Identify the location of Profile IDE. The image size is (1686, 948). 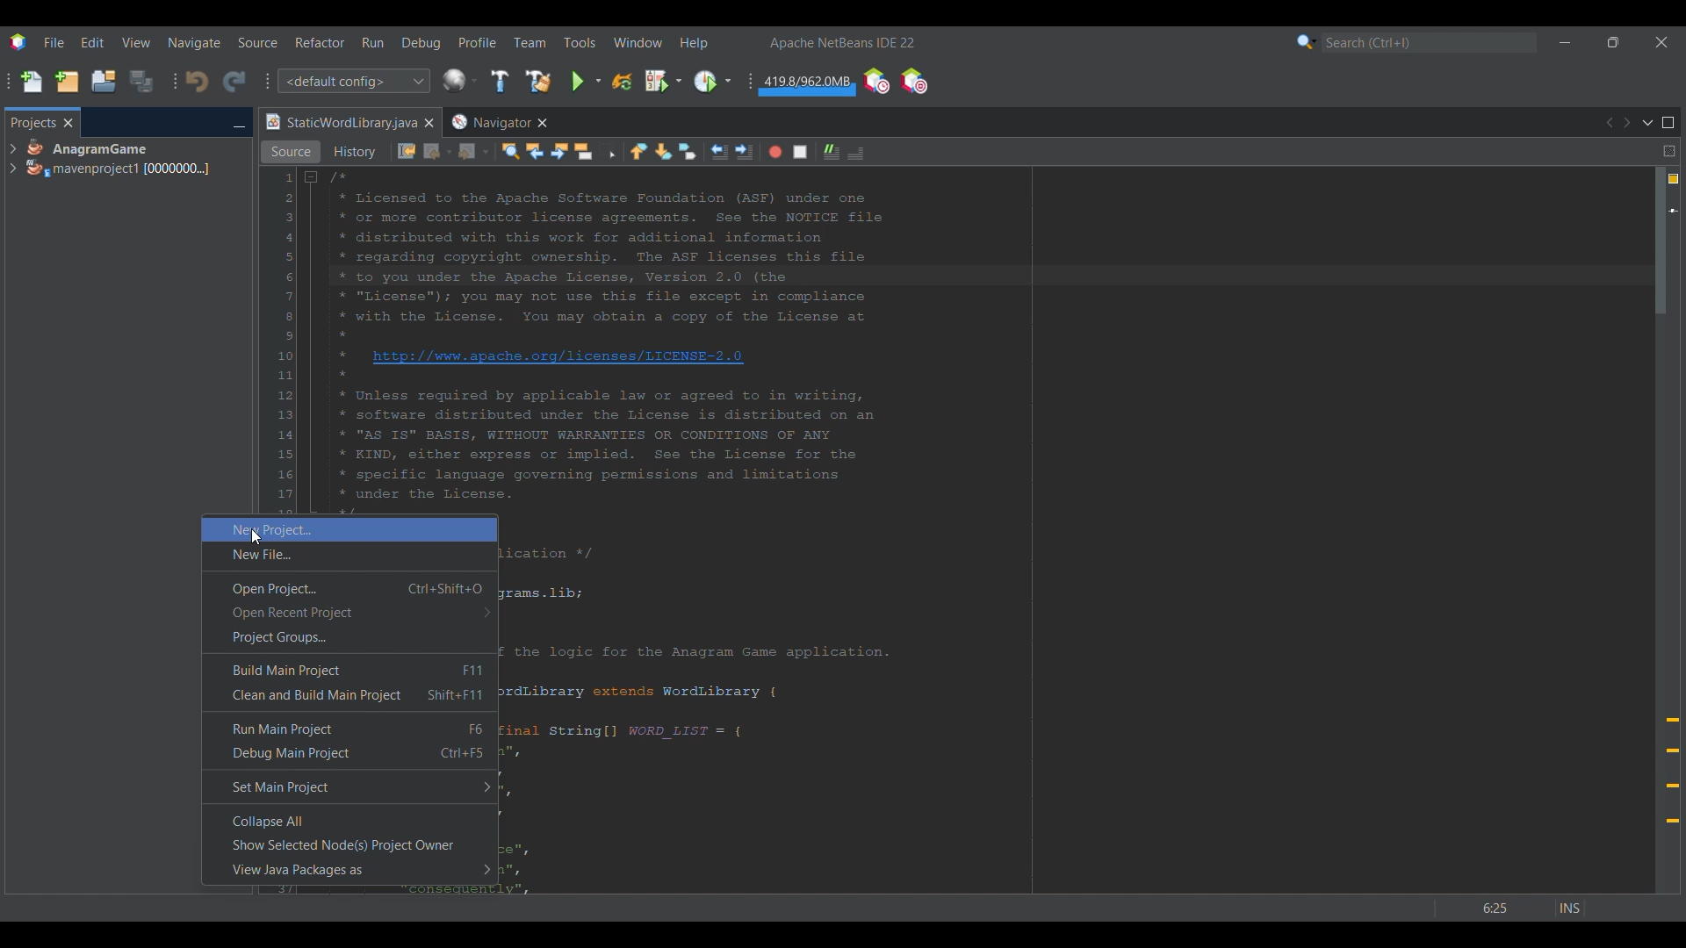
(875, 82).